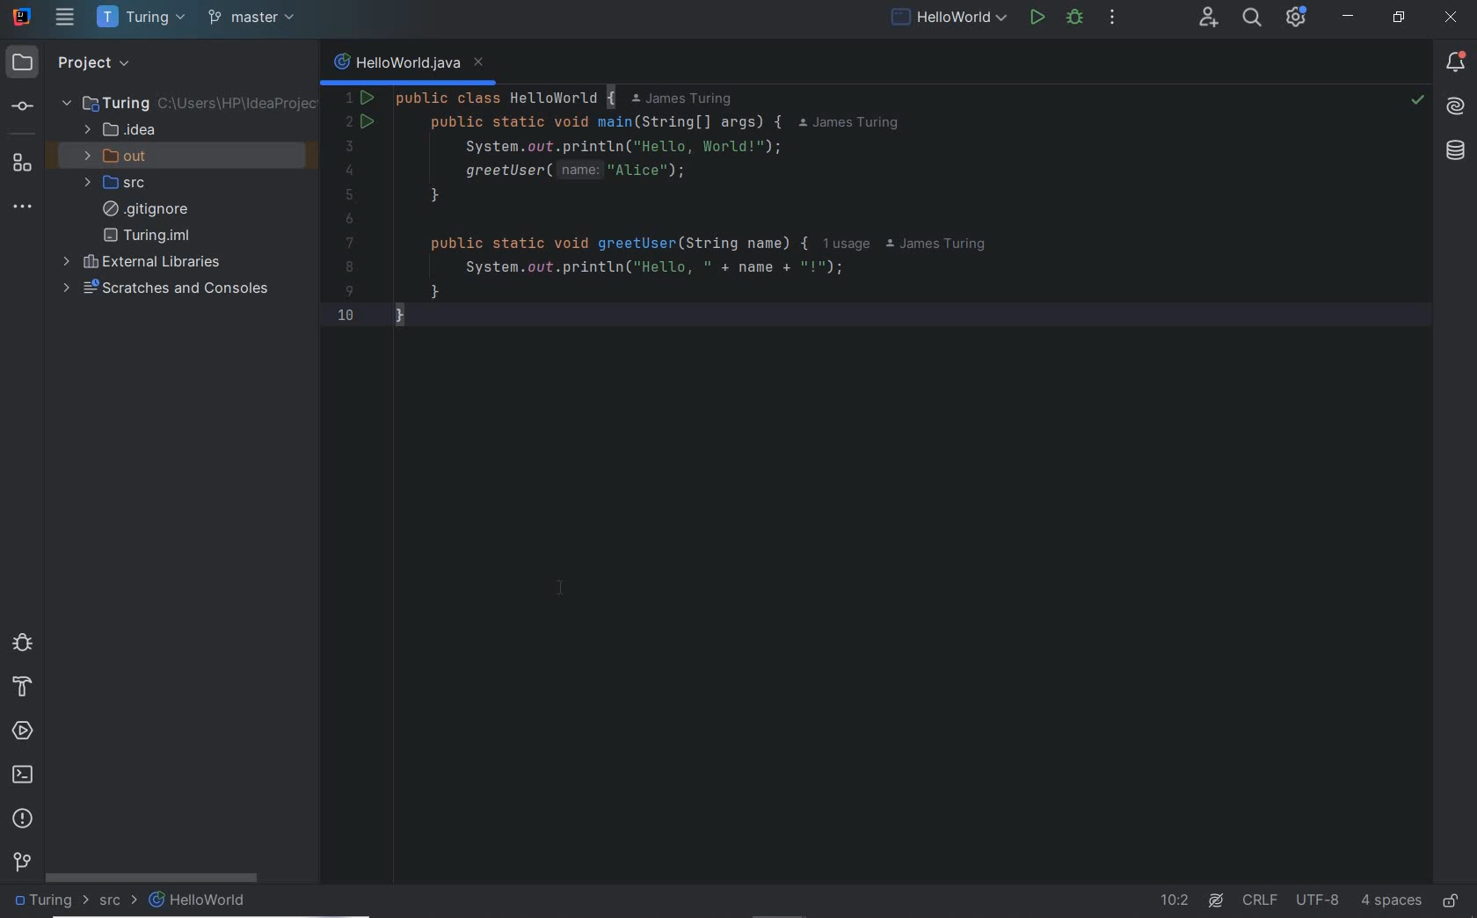 This screenshot has width=1477, height=918. I want to click on build, so click(20, 688).